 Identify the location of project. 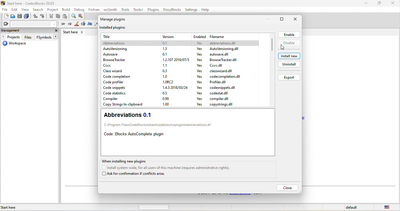
(51, 9).